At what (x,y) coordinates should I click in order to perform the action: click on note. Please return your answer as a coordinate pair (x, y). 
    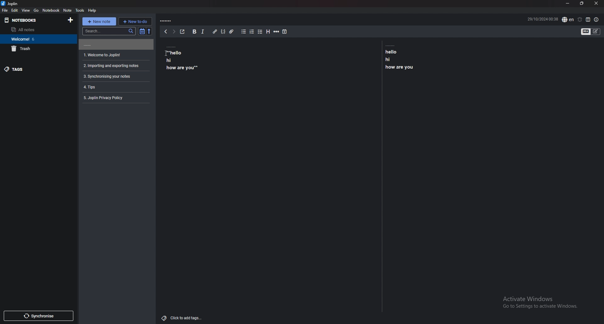
    Looking at the image, I should click on (115, 76).